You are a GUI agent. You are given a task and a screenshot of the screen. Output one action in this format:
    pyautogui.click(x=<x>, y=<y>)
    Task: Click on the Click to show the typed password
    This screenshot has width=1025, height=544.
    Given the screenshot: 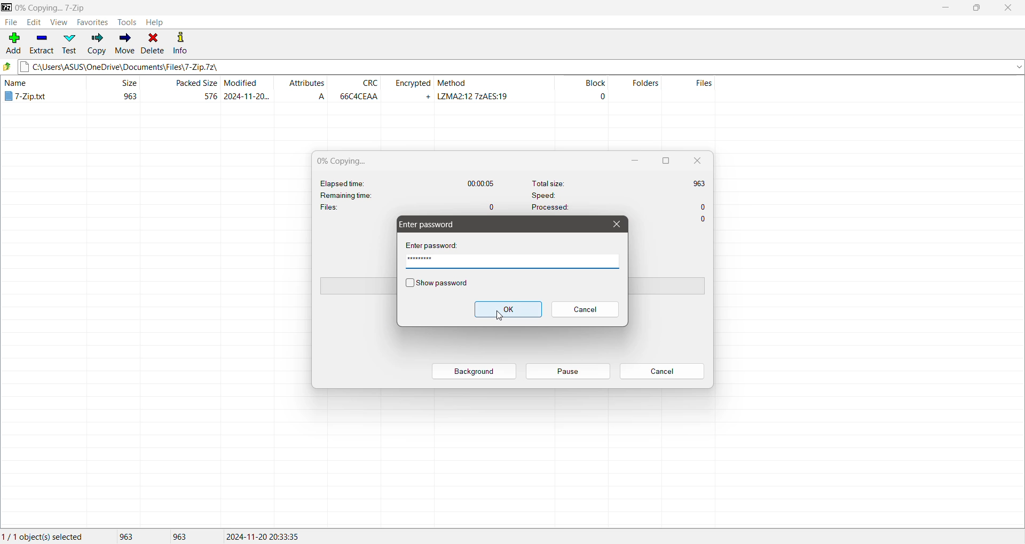 What is the action you would take?
    pyautogui.click(x=437, y=284)
    